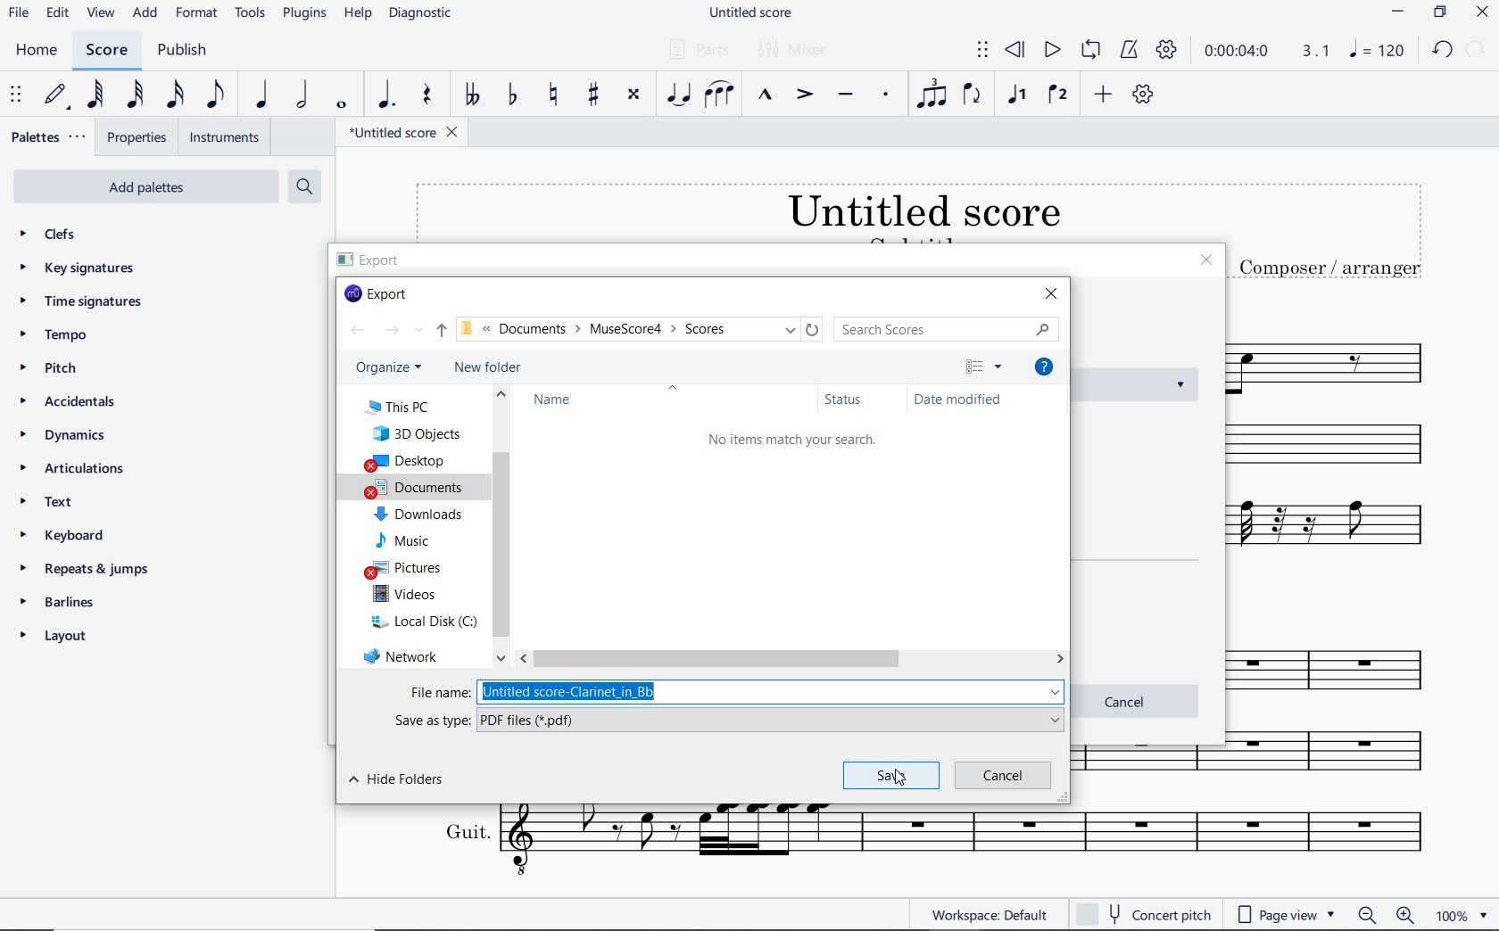  Describe the element at coordinates (17, 96) in the screenshot. I see `SELECT TO MOVE` at that location.